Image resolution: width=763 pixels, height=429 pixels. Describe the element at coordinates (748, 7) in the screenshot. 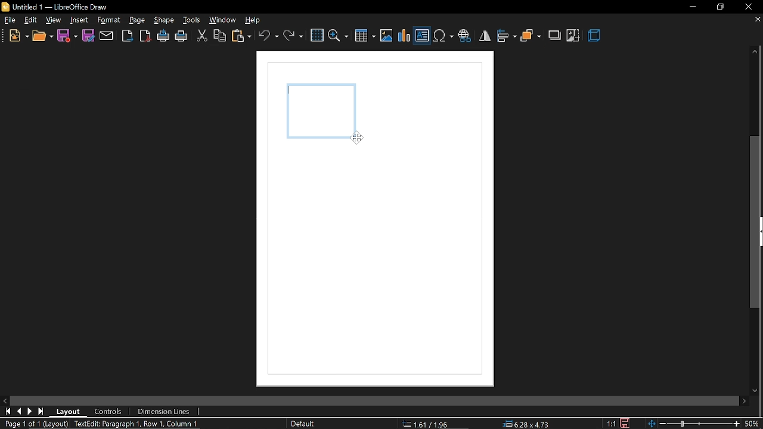

I see `close` at that location.